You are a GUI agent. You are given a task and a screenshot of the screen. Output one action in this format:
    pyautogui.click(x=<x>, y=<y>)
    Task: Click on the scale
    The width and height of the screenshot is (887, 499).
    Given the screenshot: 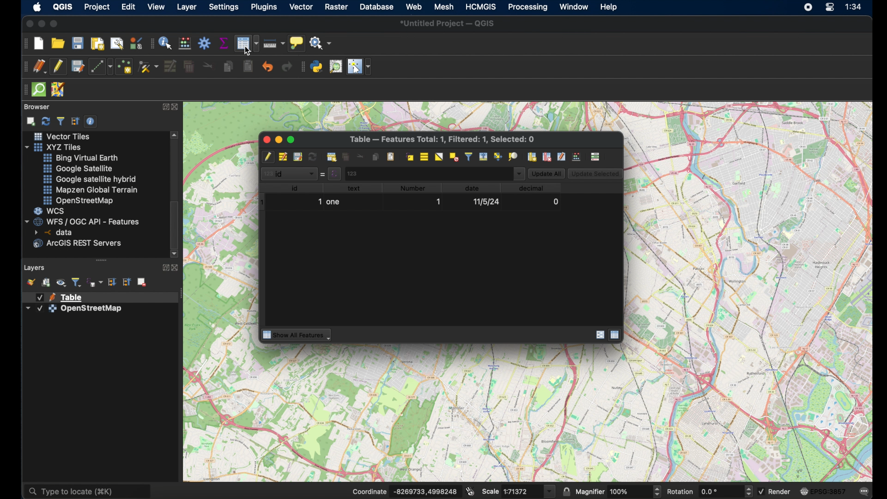 What is the action you would take?
    pyautogui.click(x=490, y=491)
    